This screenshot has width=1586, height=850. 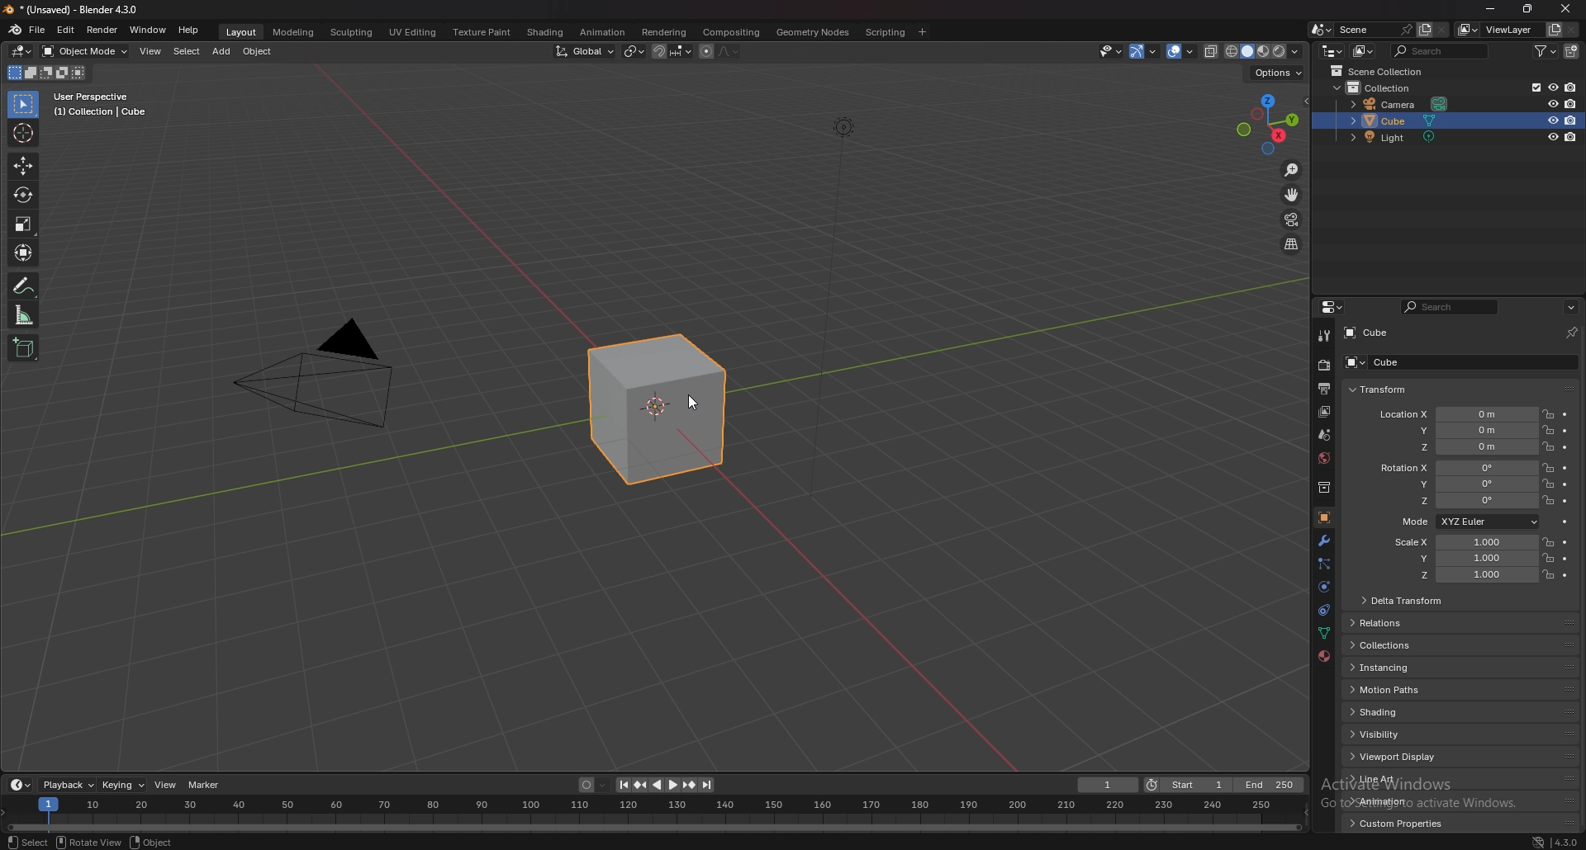 What do you see at coordinates (1456, 484) in the screenshot?
I see `rotation y` at bounding box center [1456, 484].